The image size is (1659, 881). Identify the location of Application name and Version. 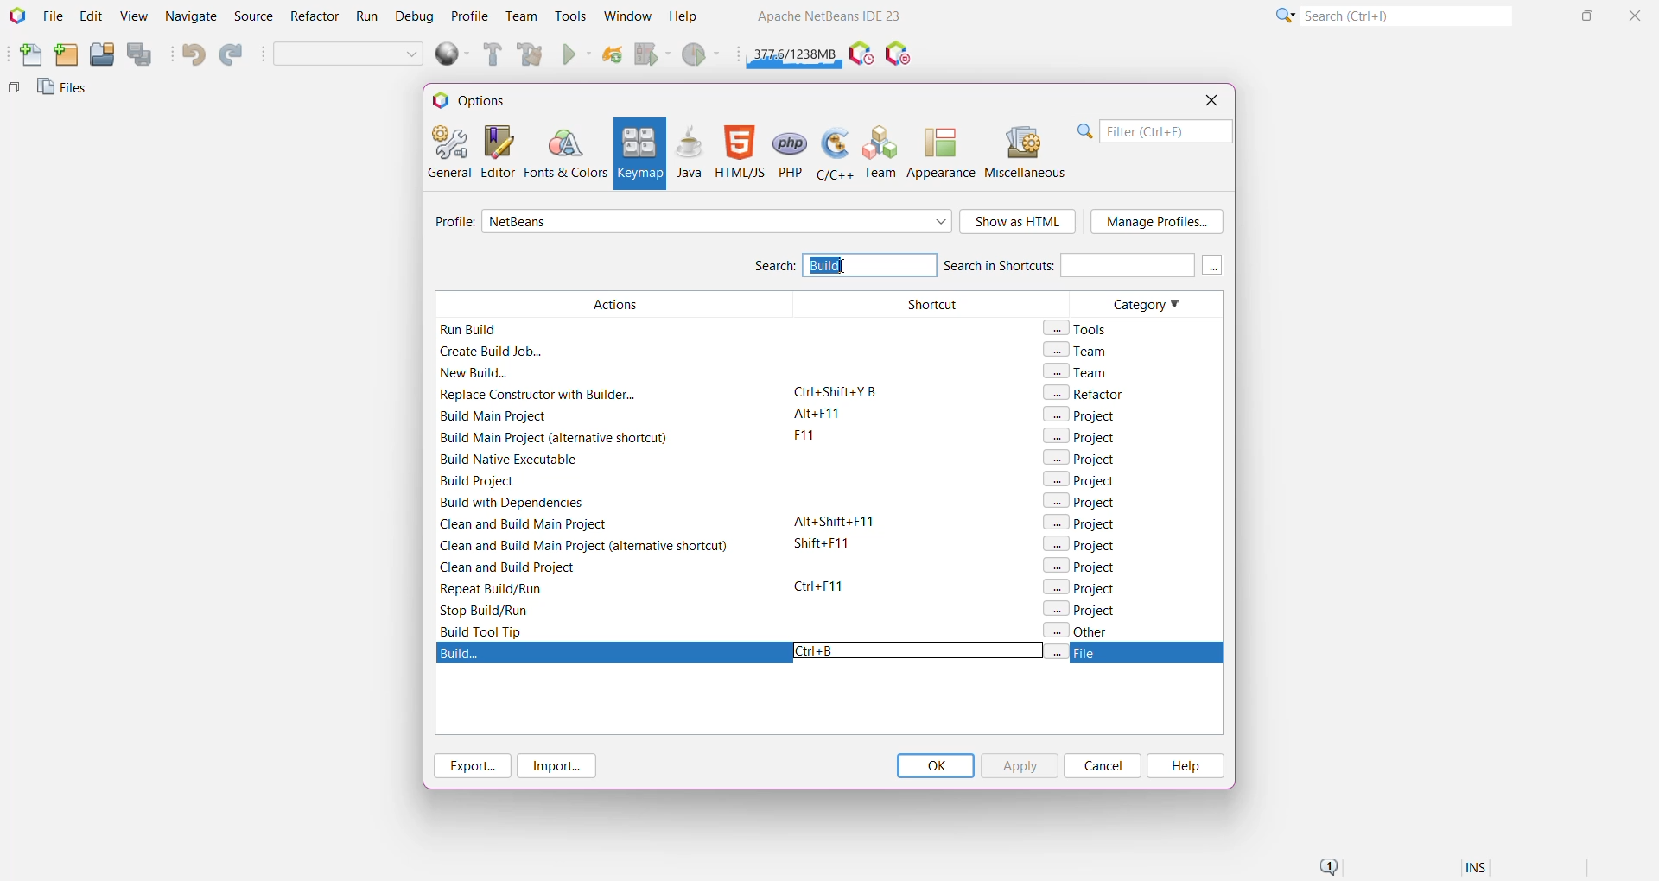
(827, 19).